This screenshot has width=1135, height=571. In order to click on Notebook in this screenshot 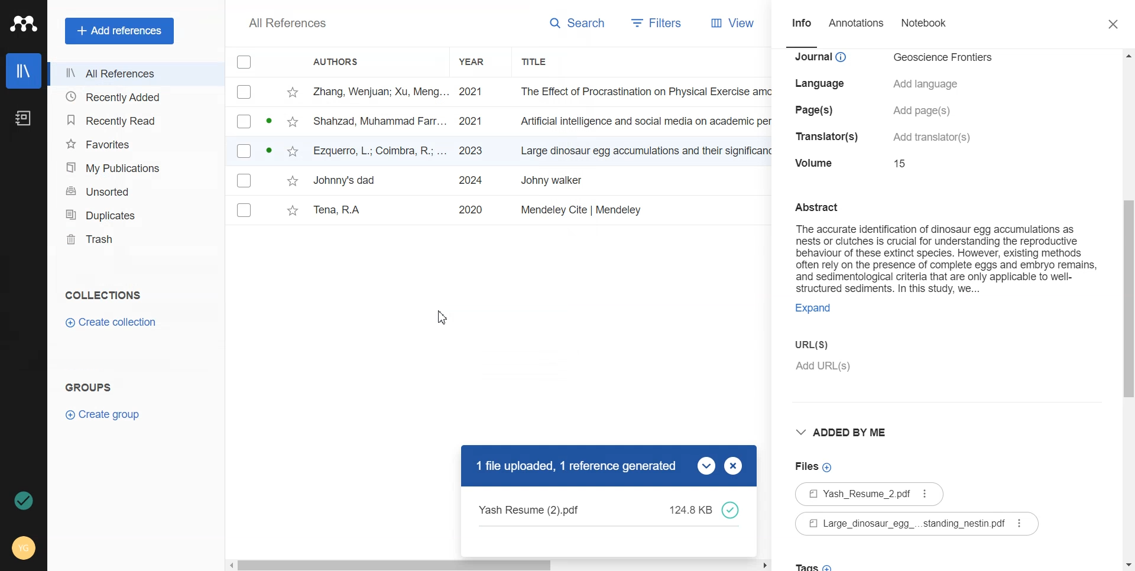, I will do `click(925, 24)`.